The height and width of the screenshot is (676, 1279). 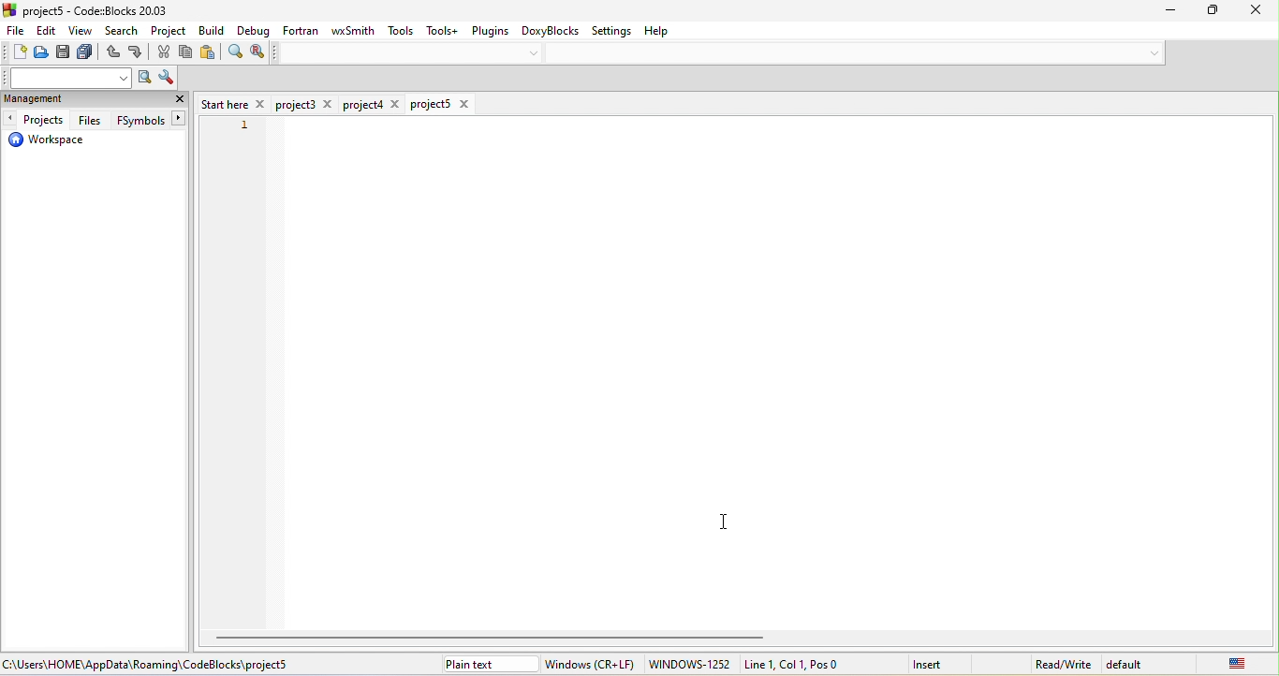 What do you see at coordinates (306, 105) in the screenshot?
I see `project3` at bounding box center [306, 105].